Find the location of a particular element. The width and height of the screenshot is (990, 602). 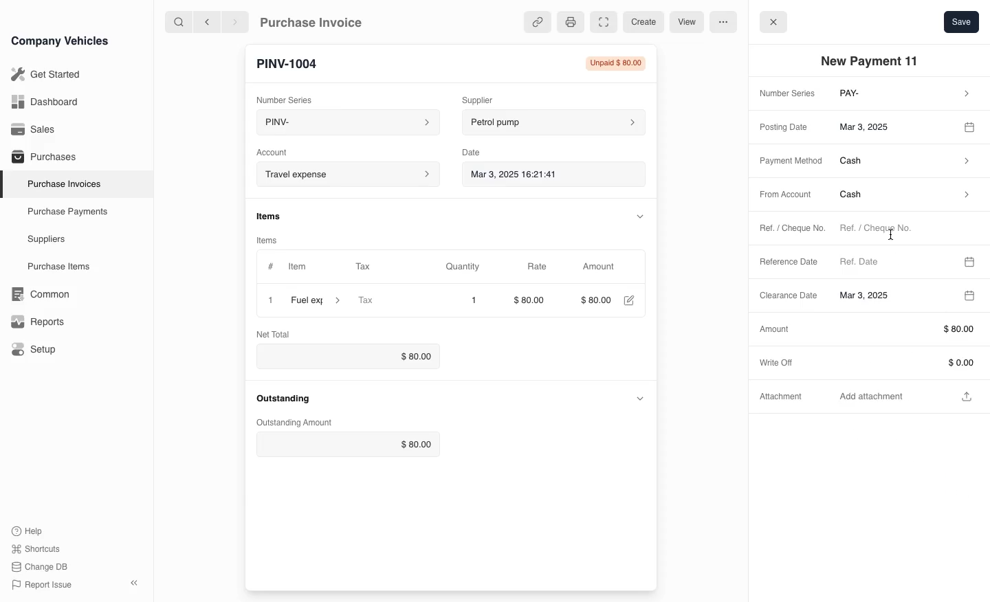

Net Total is located at coordinates (276, 333).